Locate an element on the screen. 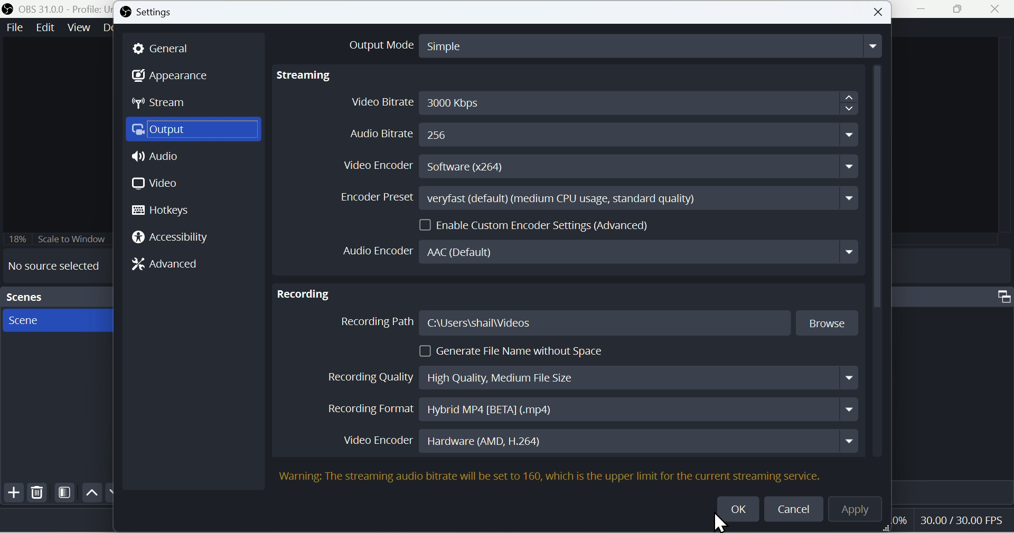 Image resolution: width=1014 pixels, height=533 pixels. minimise is located at coordinates (925, 10).